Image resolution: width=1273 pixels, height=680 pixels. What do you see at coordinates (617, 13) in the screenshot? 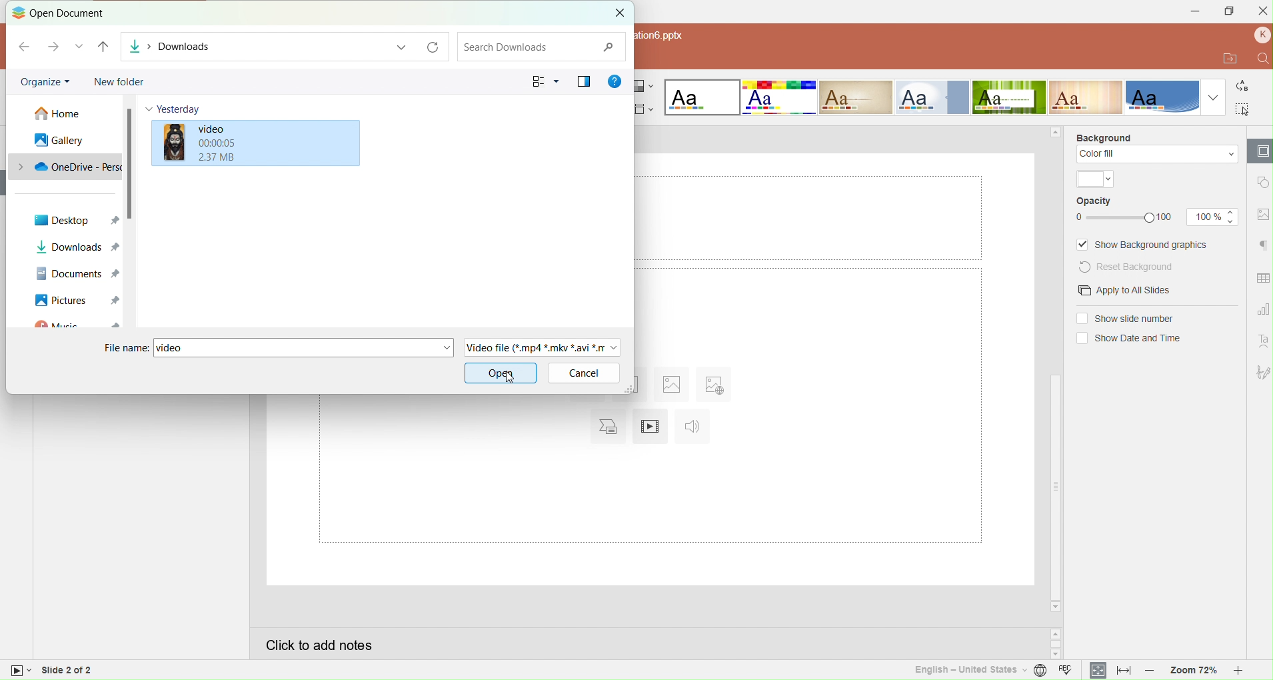
I see `Close` at bounding box center [617, 13].